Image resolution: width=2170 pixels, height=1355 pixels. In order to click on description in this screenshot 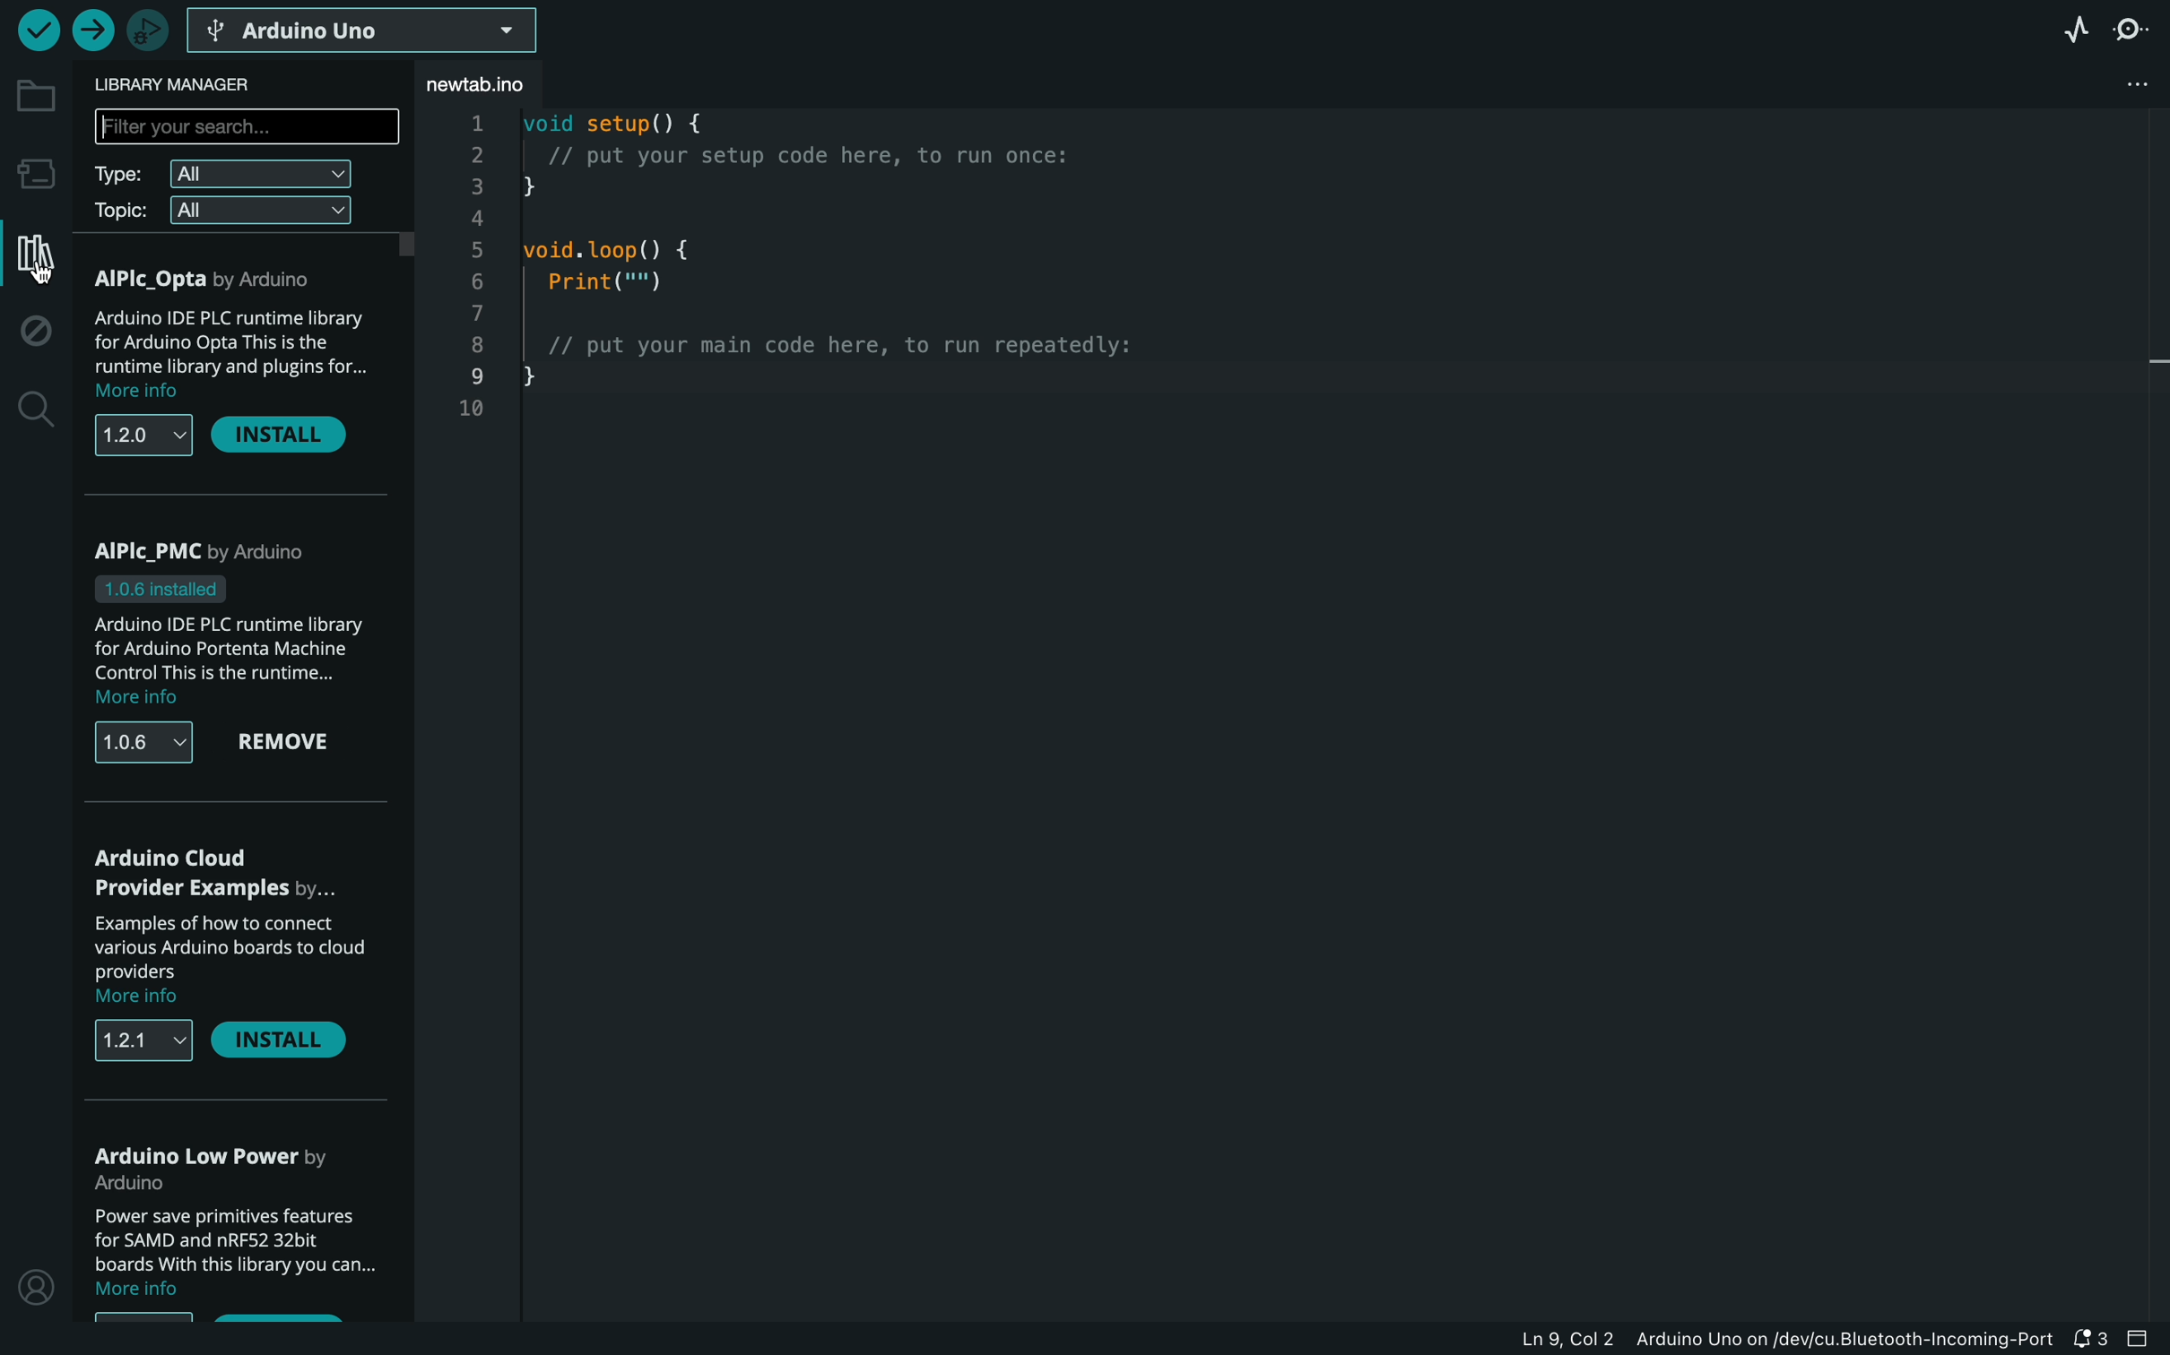, I will do `click(235, 959)`.